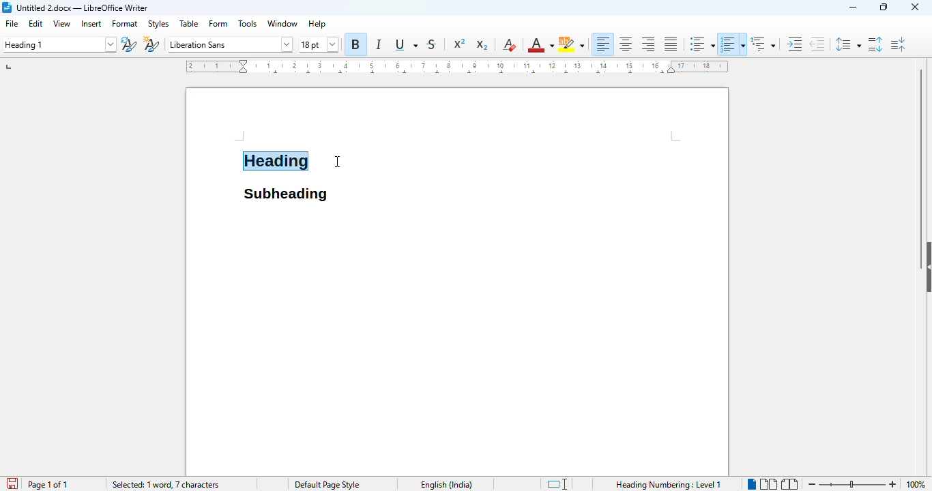 The height and width of the screenshot is (491, 932). Describe the element at coordinates (531, 147) in the screenshot. I see `Document` at that location.